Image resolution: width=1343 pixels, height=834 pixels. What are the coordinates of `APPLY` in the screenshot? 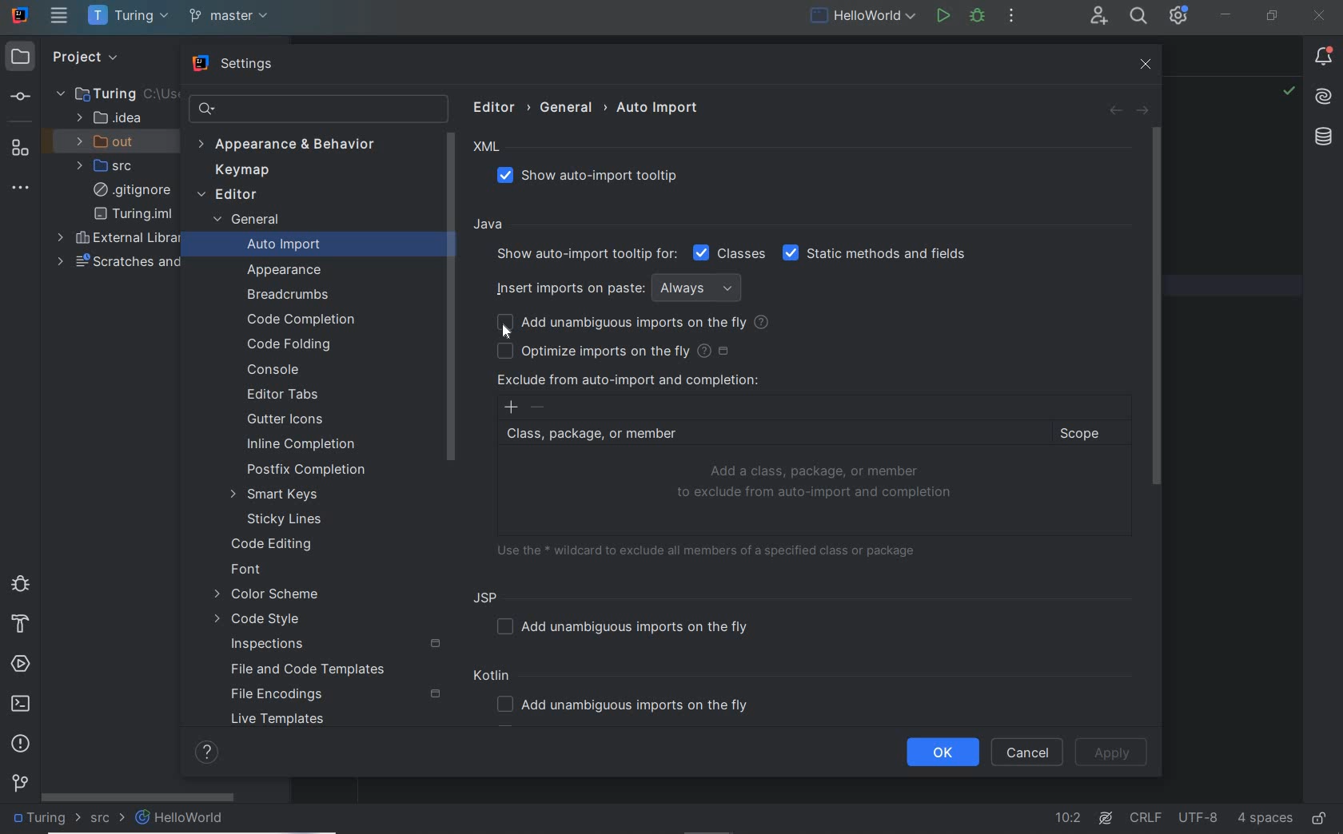 It's located at (1113, 753).